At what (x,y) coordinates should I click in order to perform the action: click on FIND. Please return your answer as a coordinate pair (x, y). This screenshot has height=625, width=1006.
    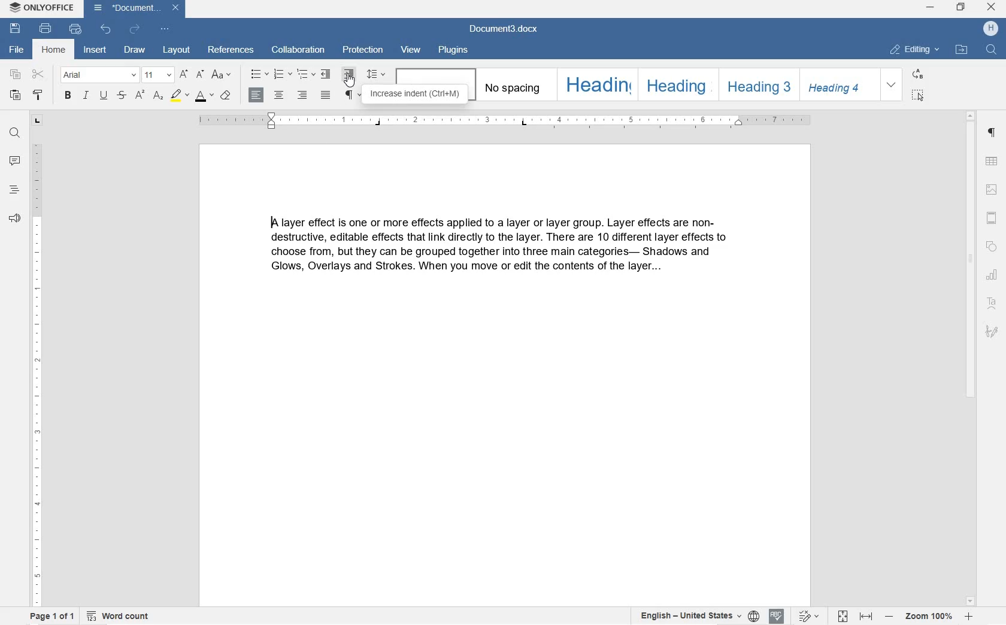
    Looking at the image, I should click on (990, 49).